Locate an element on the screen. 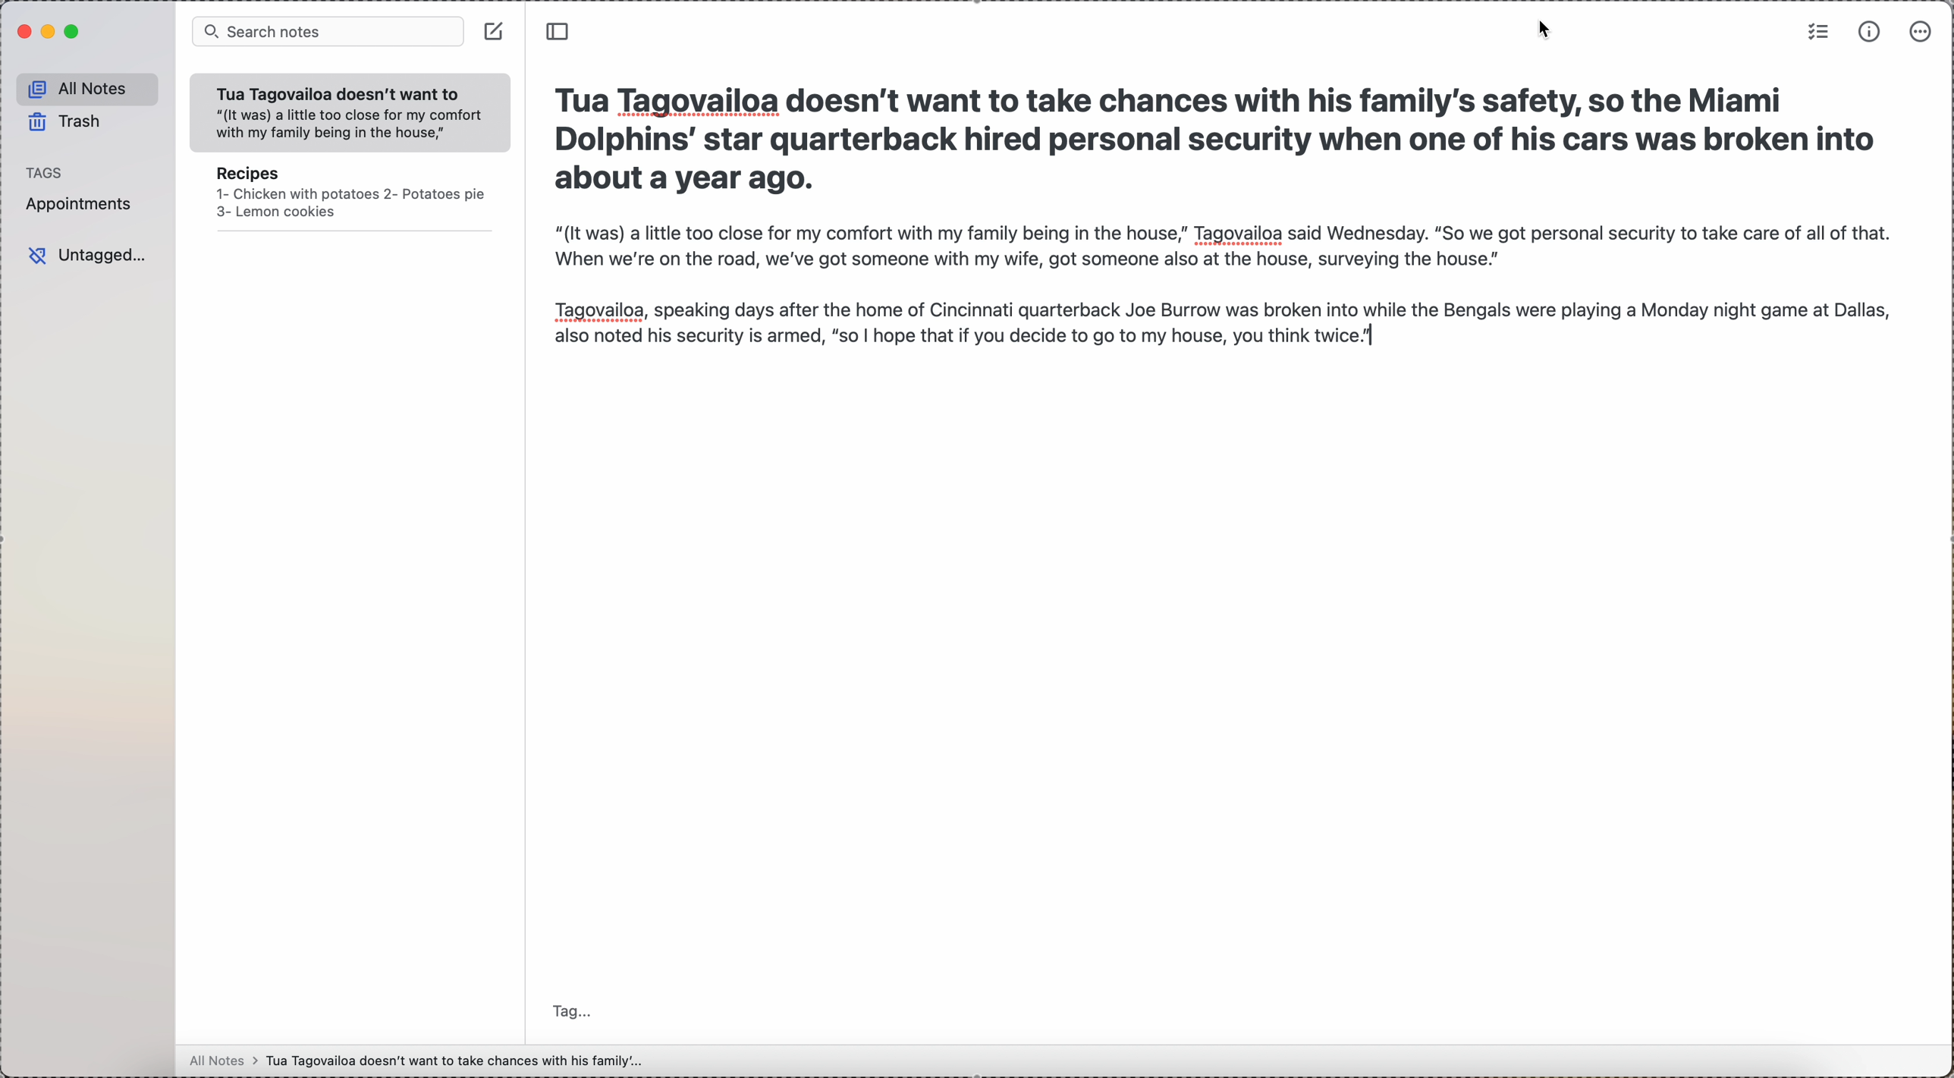 This screenshot has width=1954, height=1078. all notes is located at coordinates (414, 1064).